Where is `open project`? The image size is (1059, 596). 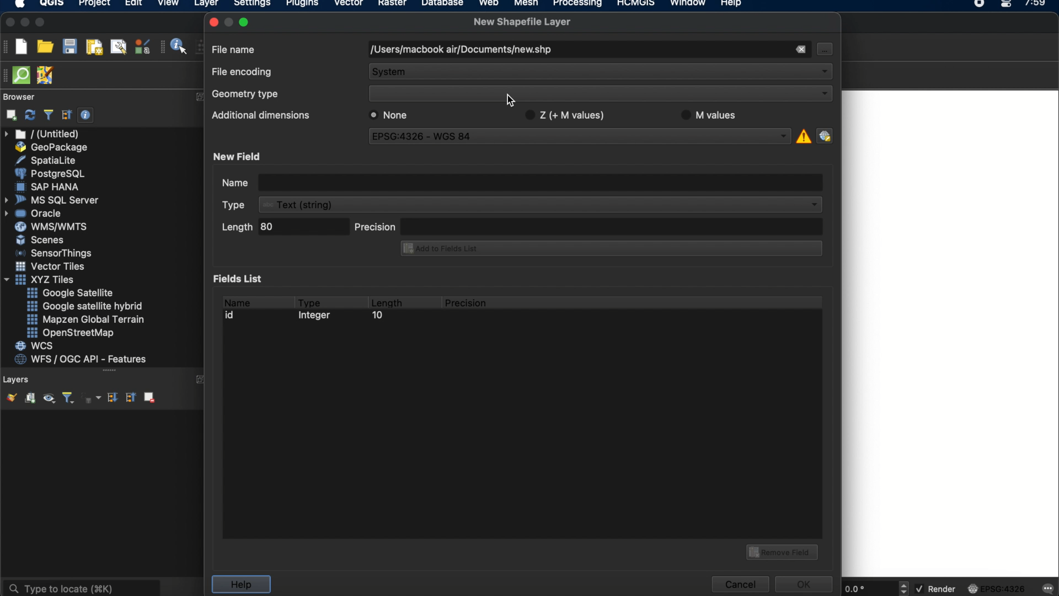
open project is located at coordinates (45, 47).